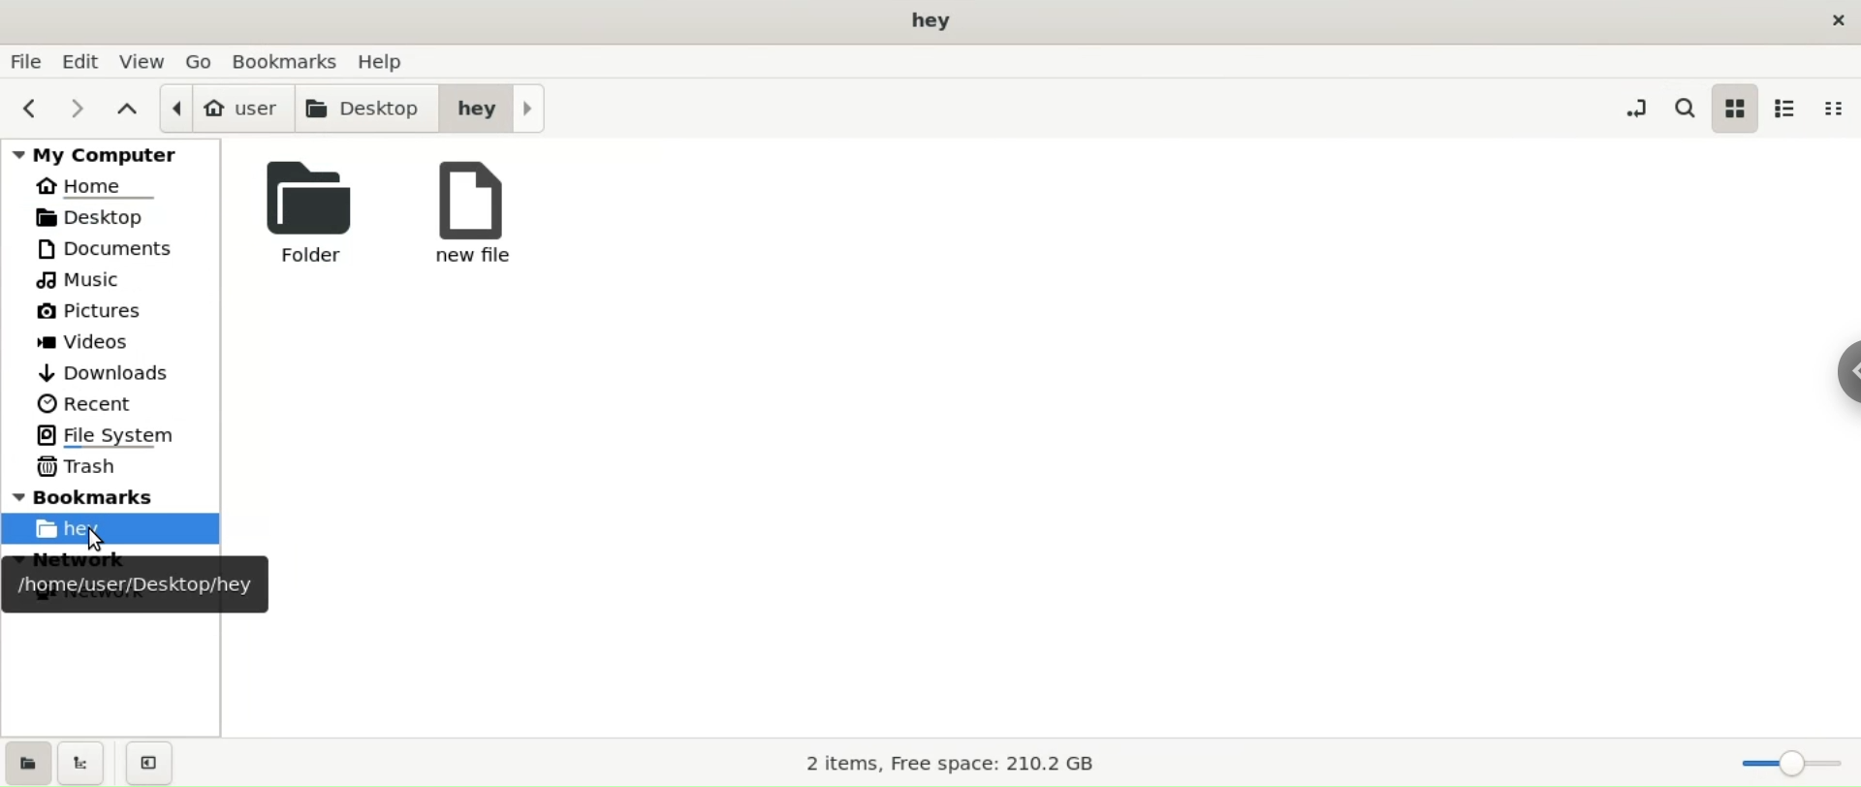 Image resolution: width=1861 pixels, height=787 pixels. Describe the element at coordinates (954, 761) in the screenshot. I see `2 item, Free space: 210.2 GB` at that location.